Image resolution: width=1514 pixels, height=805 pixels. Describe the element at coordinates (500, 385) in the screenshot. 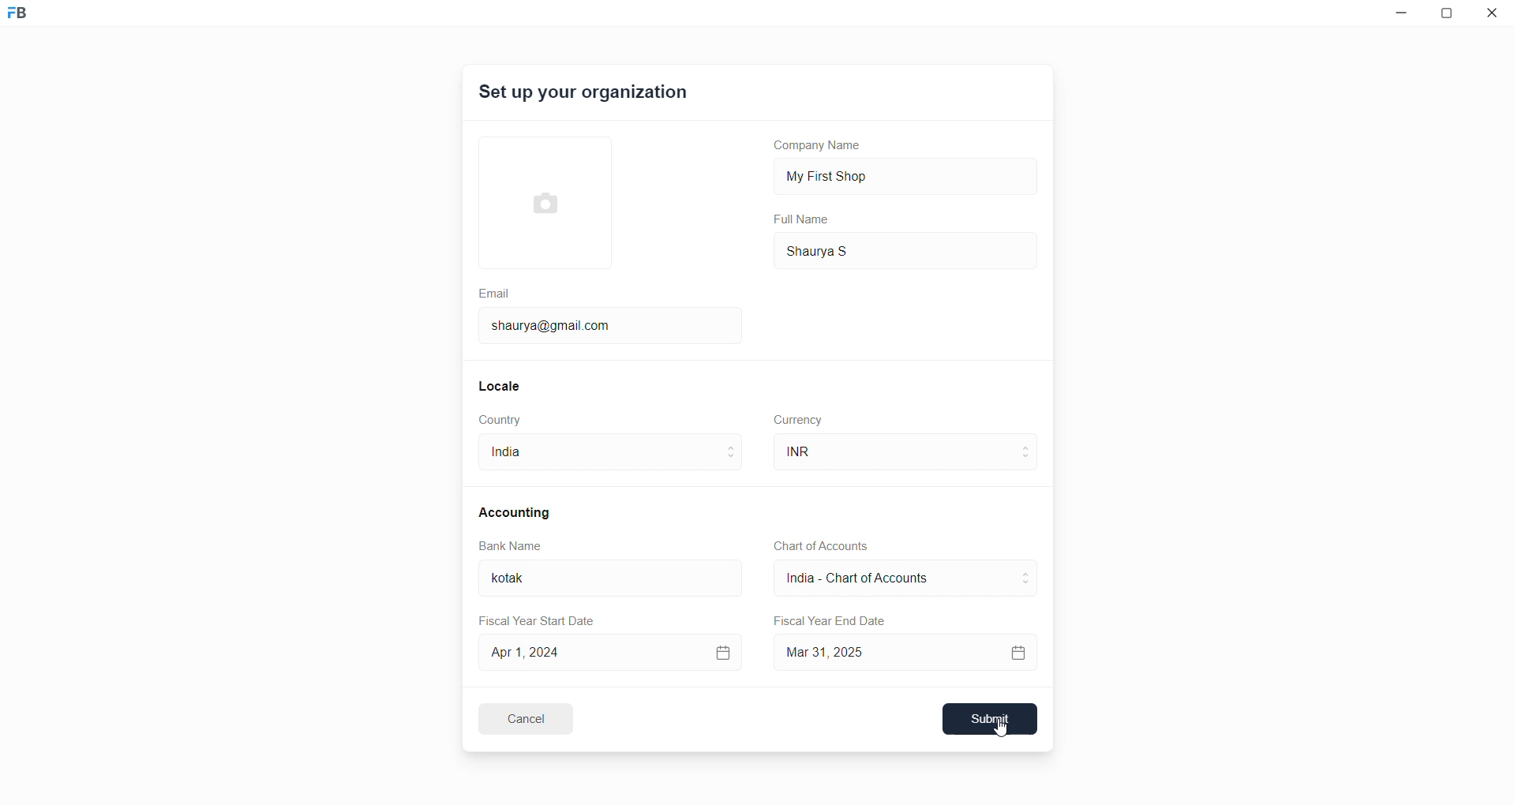

I see `Locale` at that location.